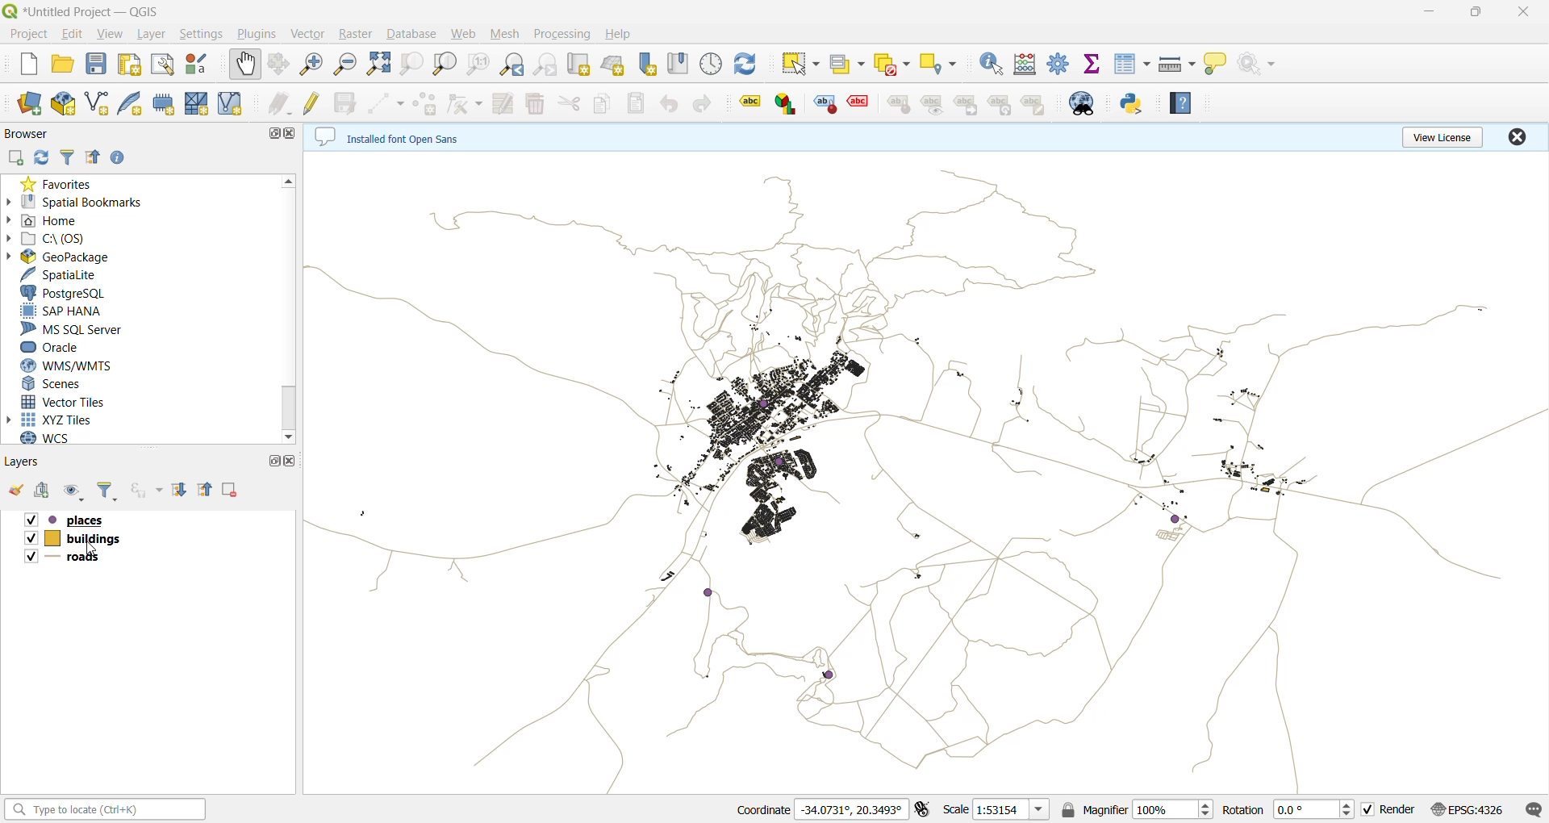 Image resolution: width=1549 pixels, height=823 pixels. I want to click on edit, so click(73, 36).